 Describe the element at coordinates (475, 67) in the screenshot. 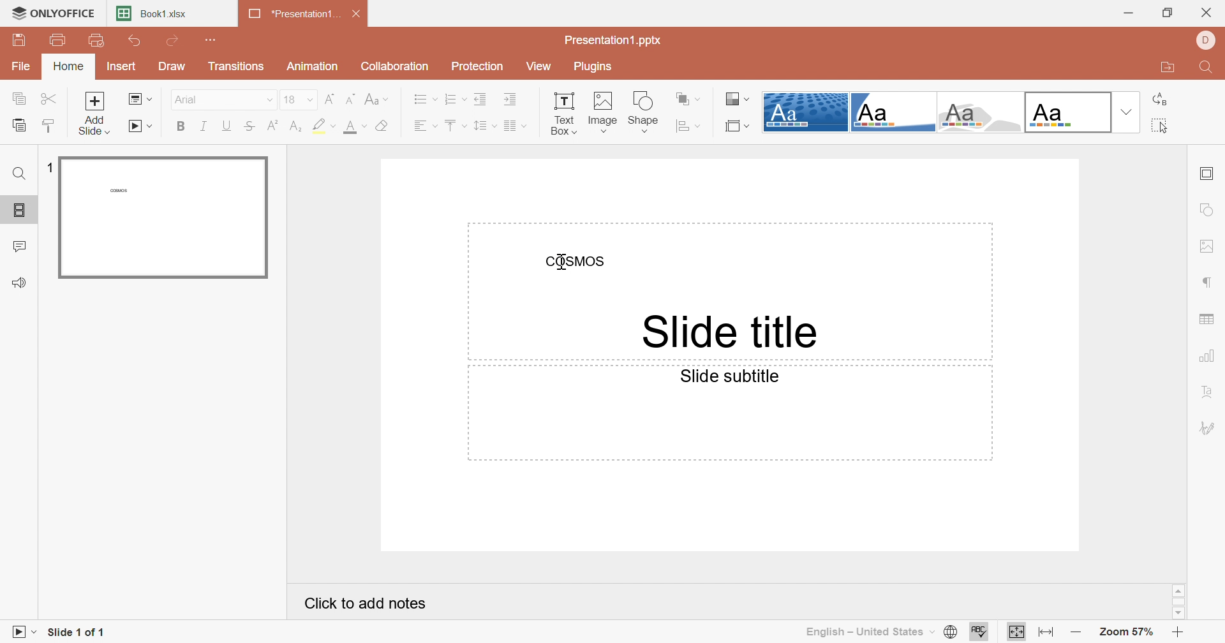

I see `Protection` at that location.